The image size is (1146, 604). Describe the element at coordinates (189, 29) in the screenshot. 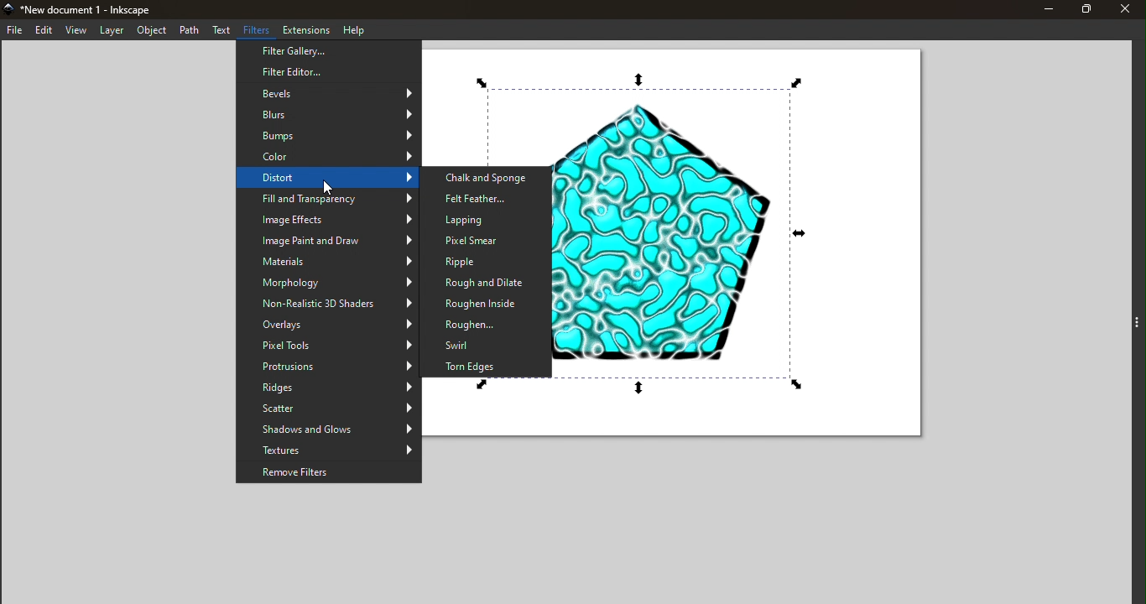

I see `Path` at that location.